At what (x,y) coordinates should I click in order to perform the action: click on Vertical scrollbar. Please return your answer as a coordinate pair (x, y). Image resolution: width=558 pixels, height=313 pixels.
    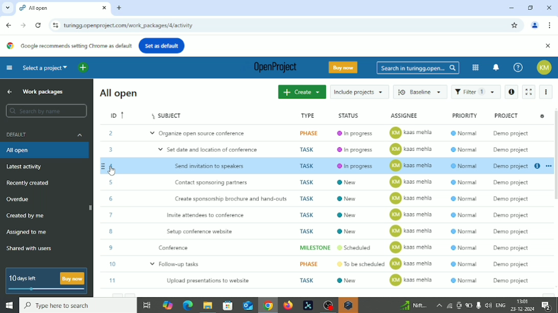
    Looking at the image, I should click on (554, 159).